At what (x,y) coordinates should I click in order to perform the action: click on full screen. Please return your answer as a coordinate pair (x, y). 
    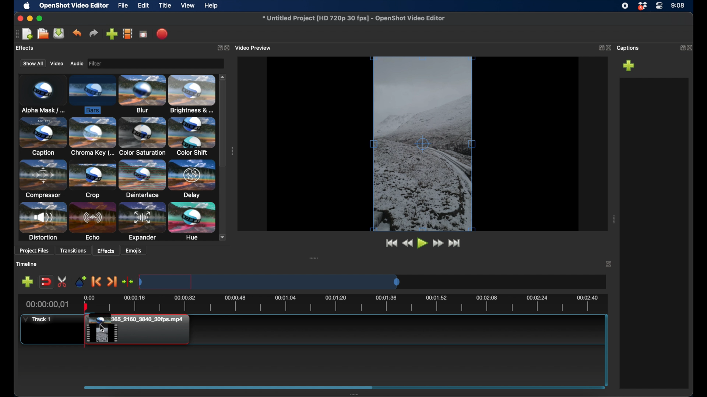
    Looking at the image, I should click on (143, 34).